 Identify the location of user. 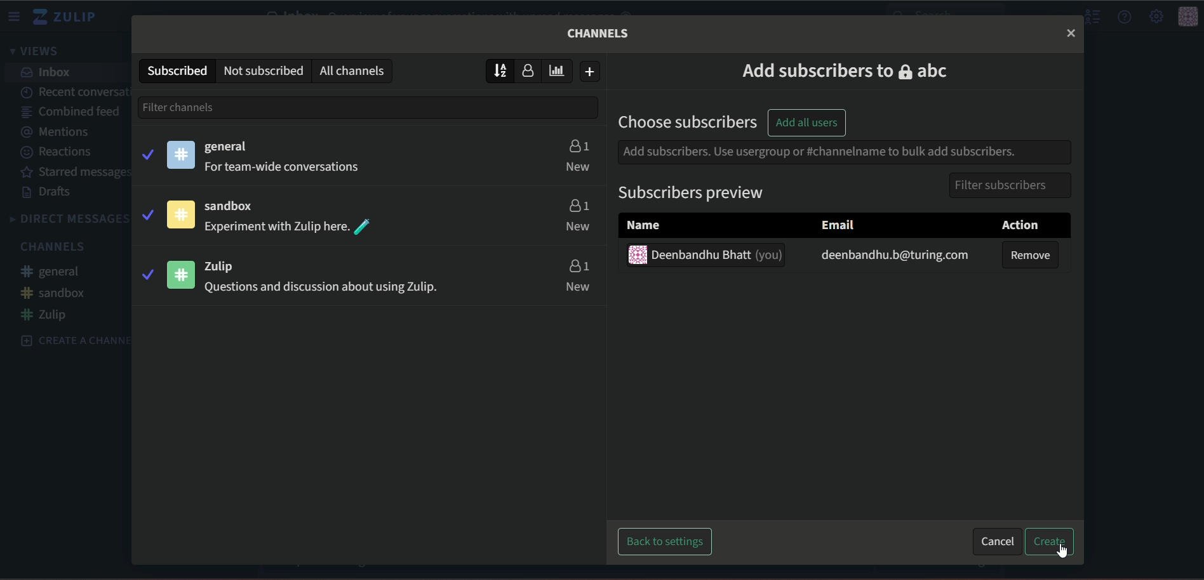
(532, 72).